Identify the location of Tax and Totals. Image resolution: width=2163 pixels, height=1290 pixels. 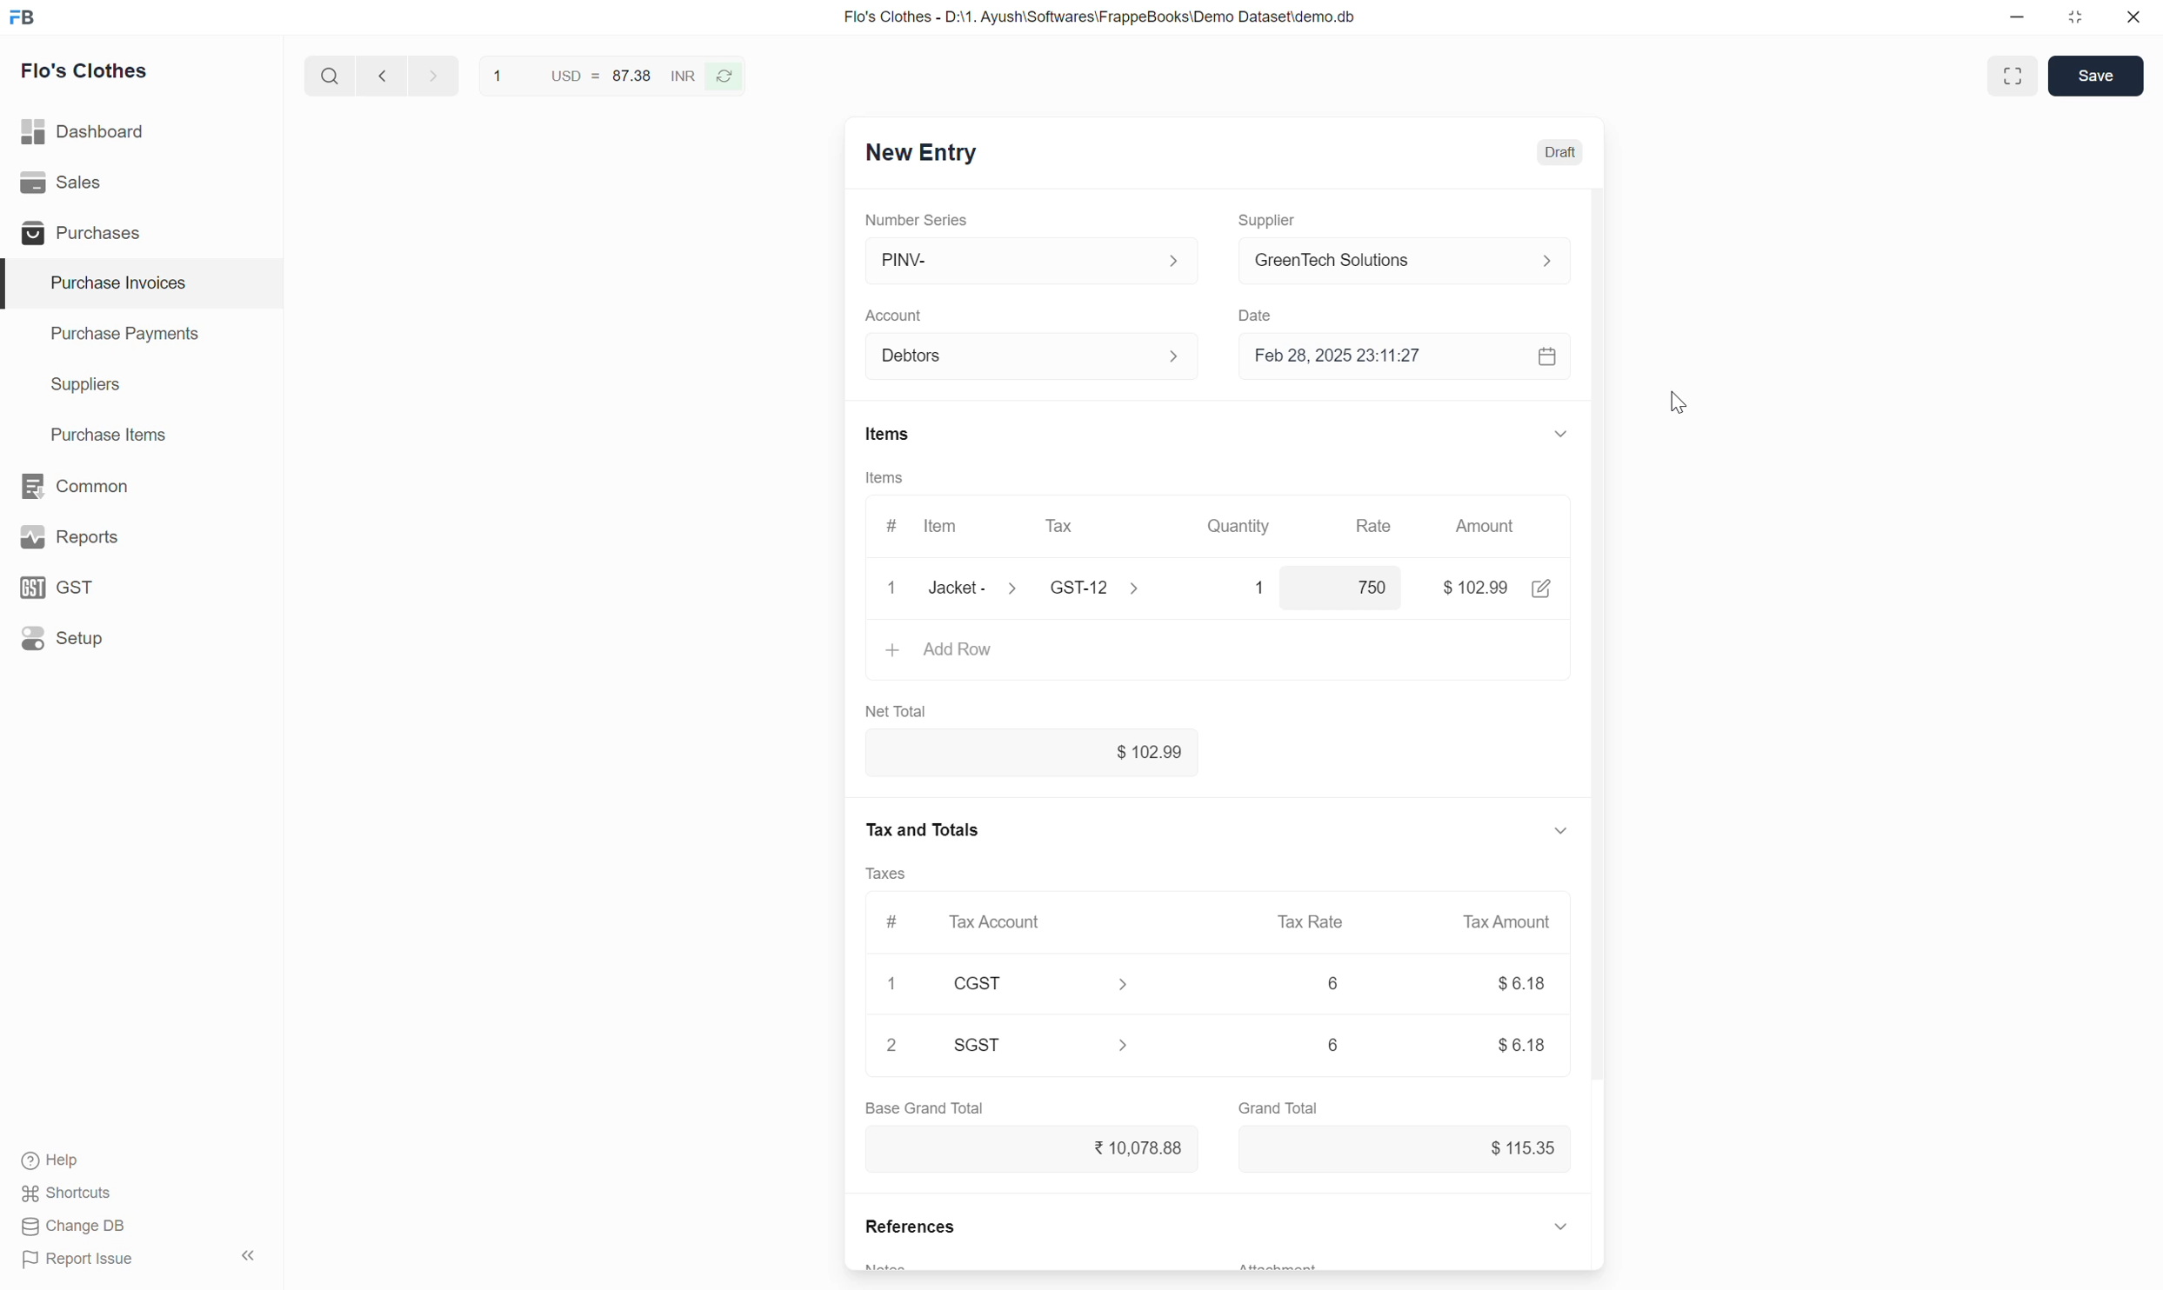
(920, 830).